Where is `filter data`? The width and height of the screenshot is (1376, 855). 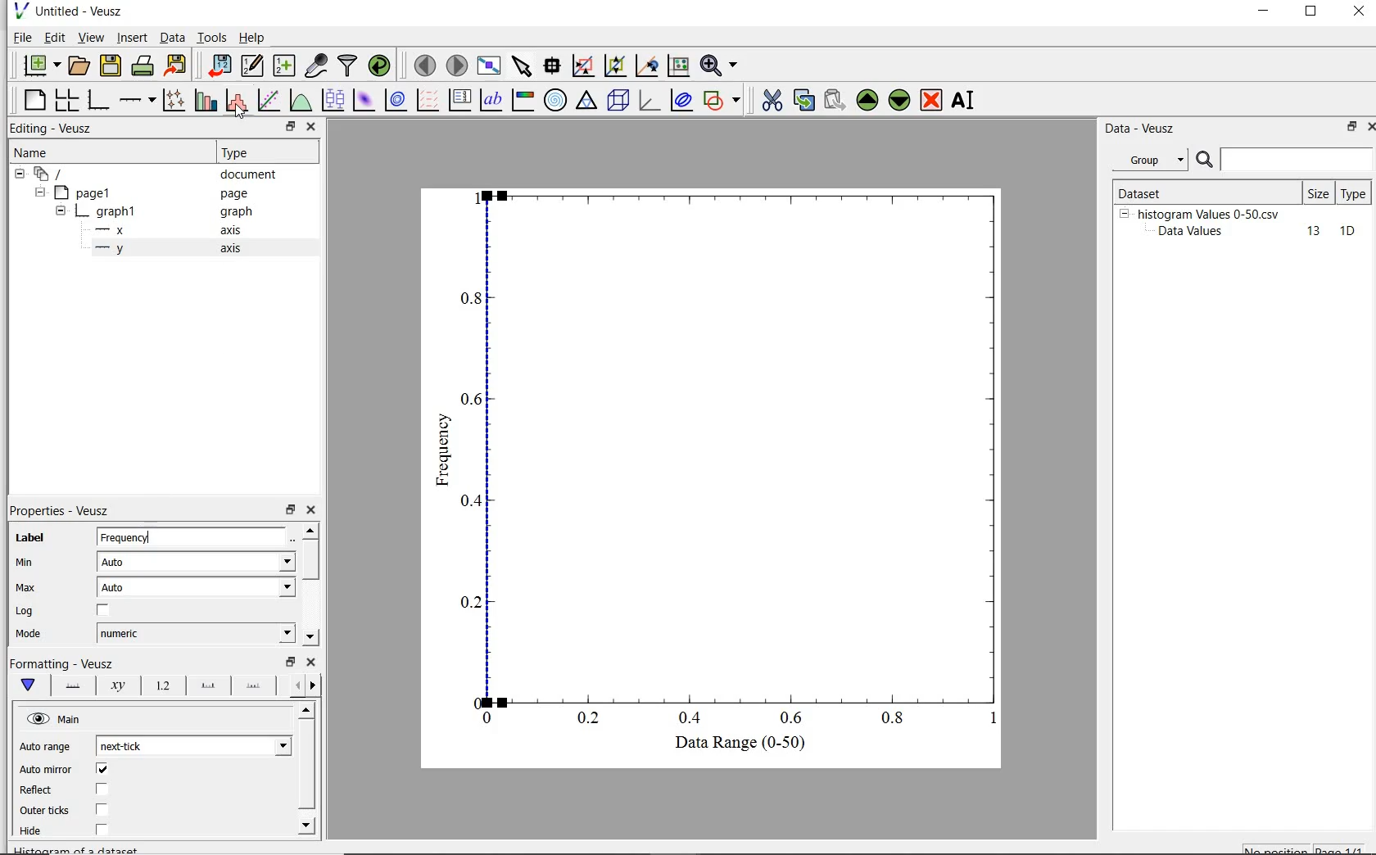 filter data is located at coordinates (348, 66).